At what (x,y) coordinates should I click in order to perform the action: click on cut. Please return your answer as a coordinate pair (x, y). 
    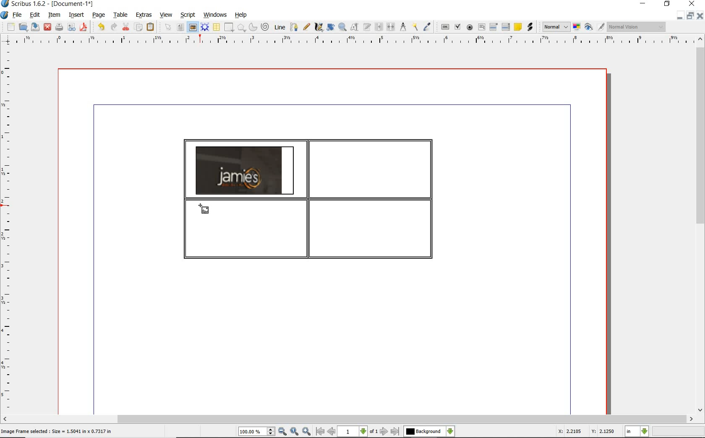
    Looking at the image, I should click on (127, 26).